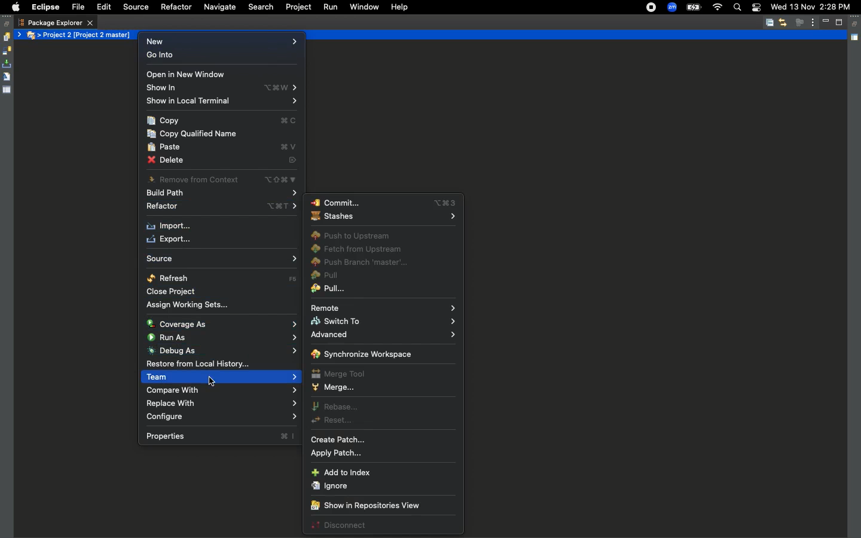 The image size is (861, 538). Describe the element at coordinates (221, 436) in the screenshot. I see `Properties` at that location.